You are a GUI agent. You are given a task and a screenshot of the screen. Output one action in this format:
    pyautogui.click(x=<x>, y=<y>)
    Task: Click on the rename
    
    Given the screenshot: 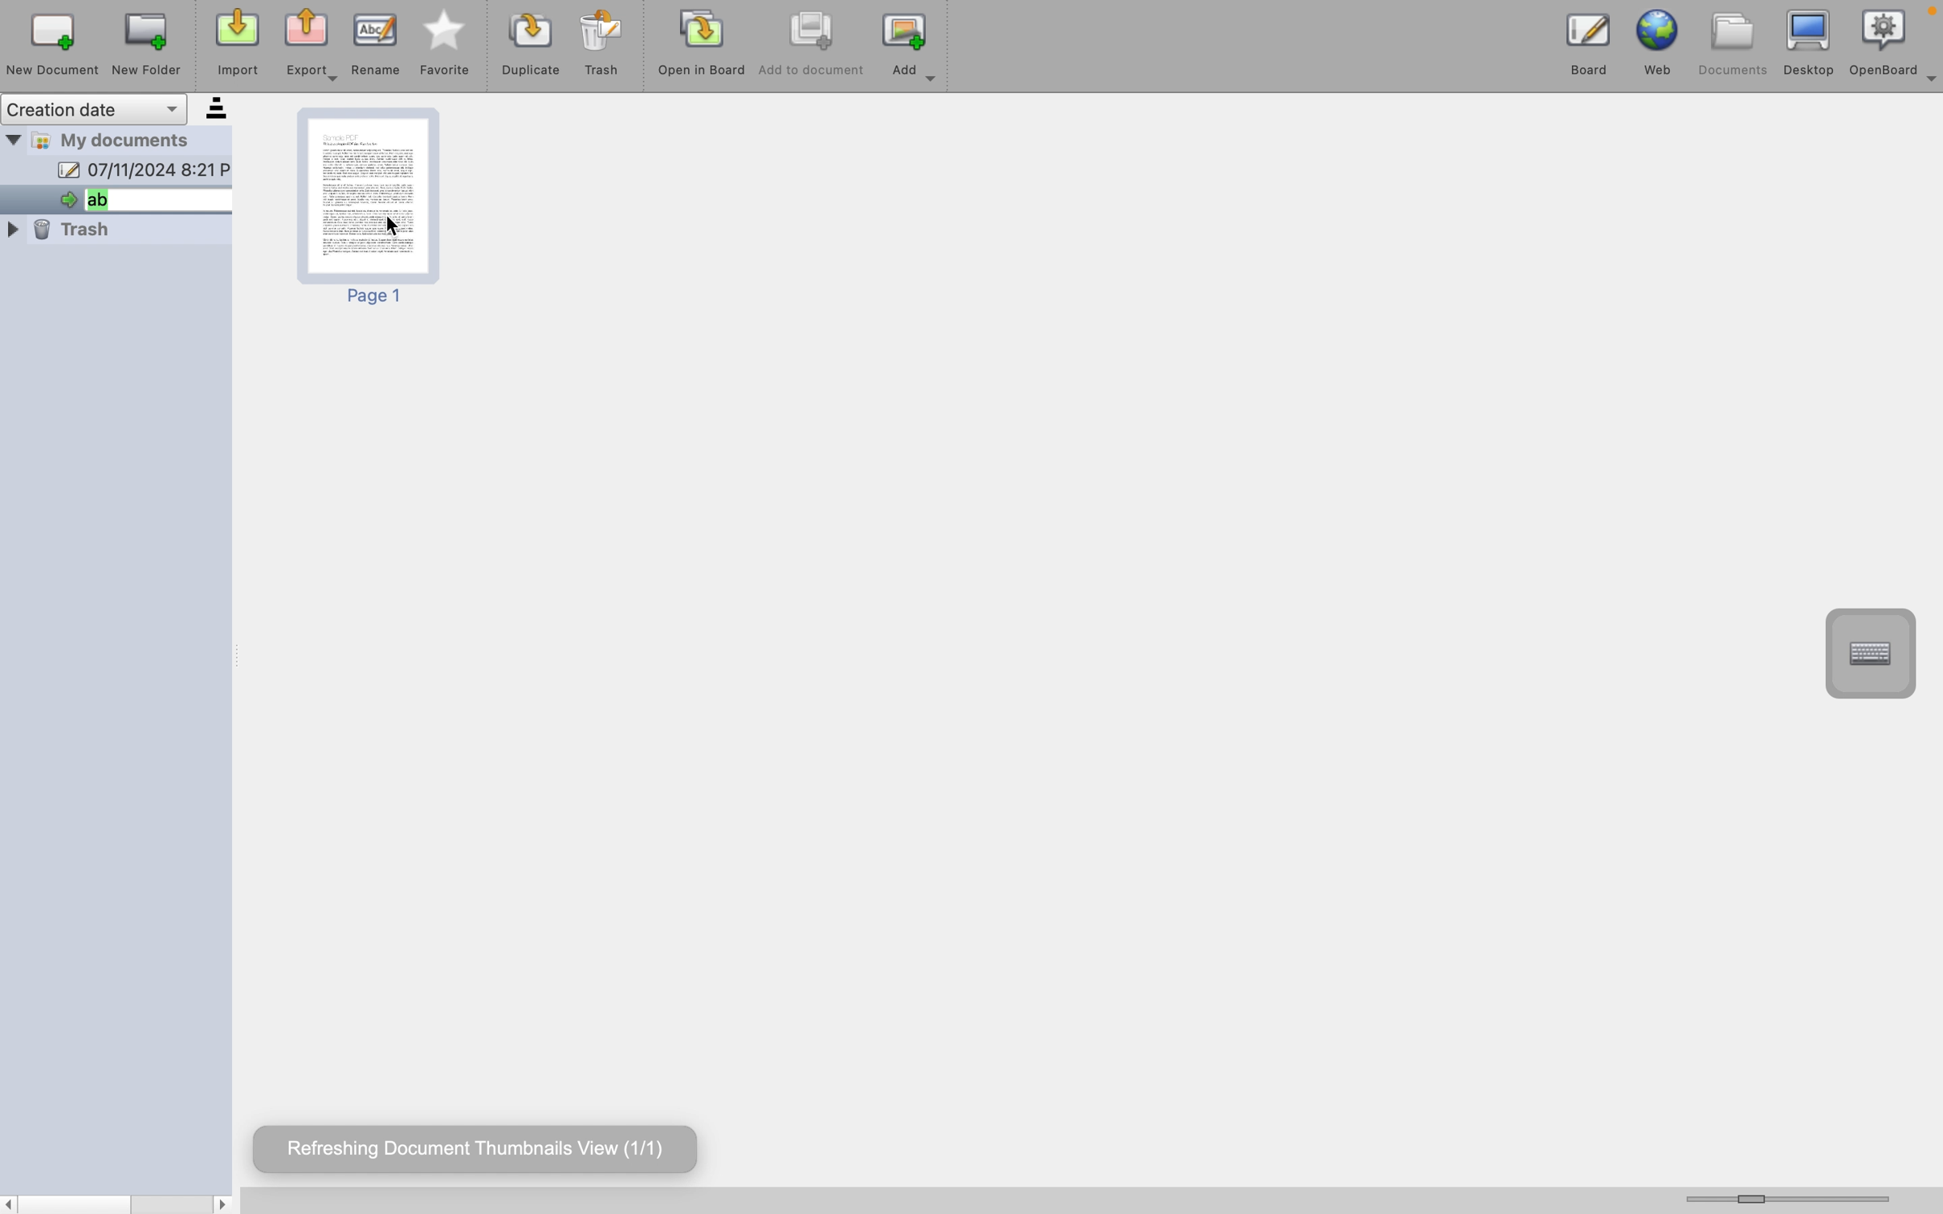 What is the action you would take?
    pyautogui.click(x=378, y=45)
    